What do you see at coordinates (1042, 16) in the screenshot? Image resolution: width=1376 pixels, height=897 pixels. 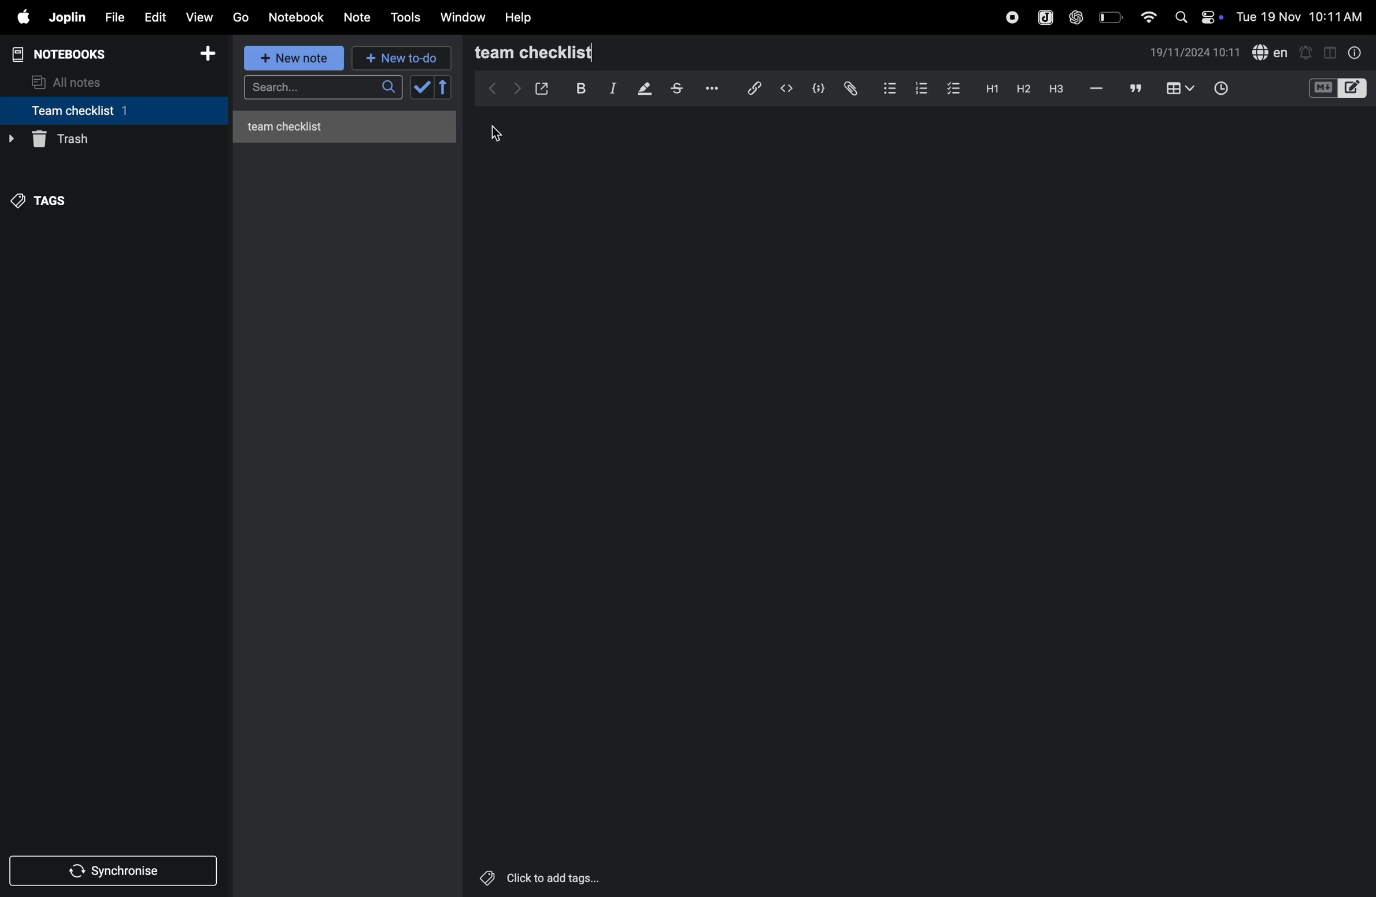 I see `joplin` at bounding box center [1042, 16].